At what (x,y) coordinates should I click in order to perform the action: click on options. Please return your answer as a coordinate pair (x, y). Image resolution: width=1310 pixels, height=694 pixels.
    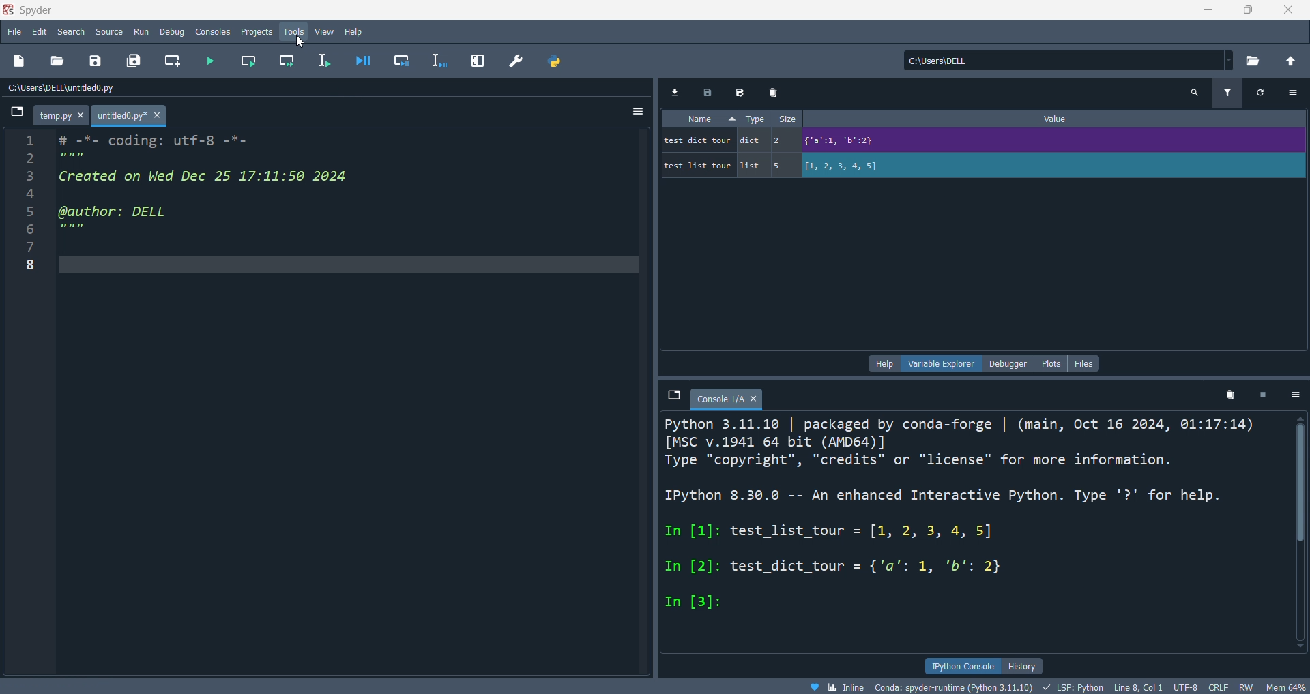
    Looking at the image, I should click on (1297, 395).